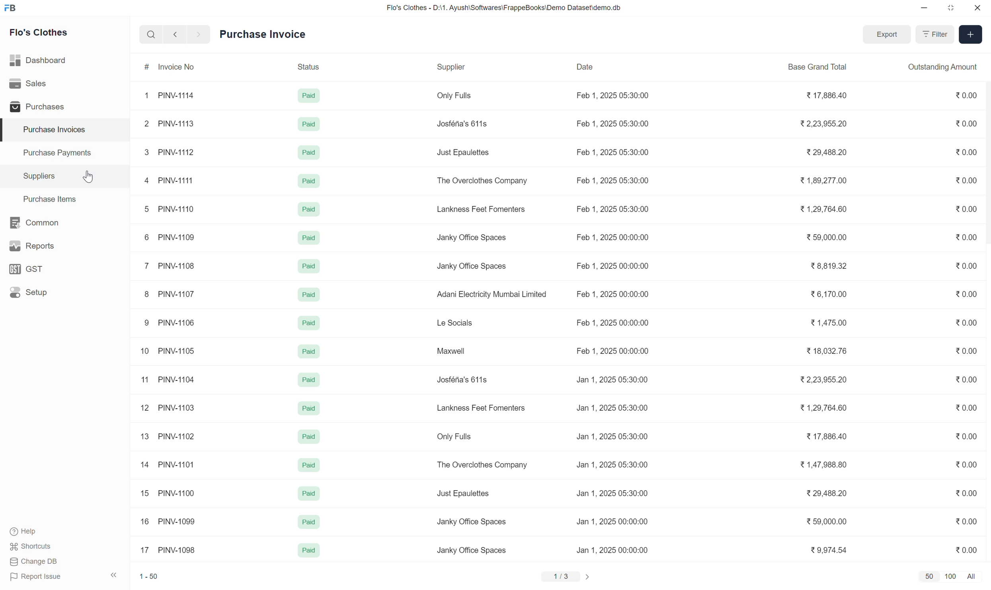 Image resolution: width=991 pixels, height=590 pixels. I want to click on Purchase Invoice, so click(263, 34).